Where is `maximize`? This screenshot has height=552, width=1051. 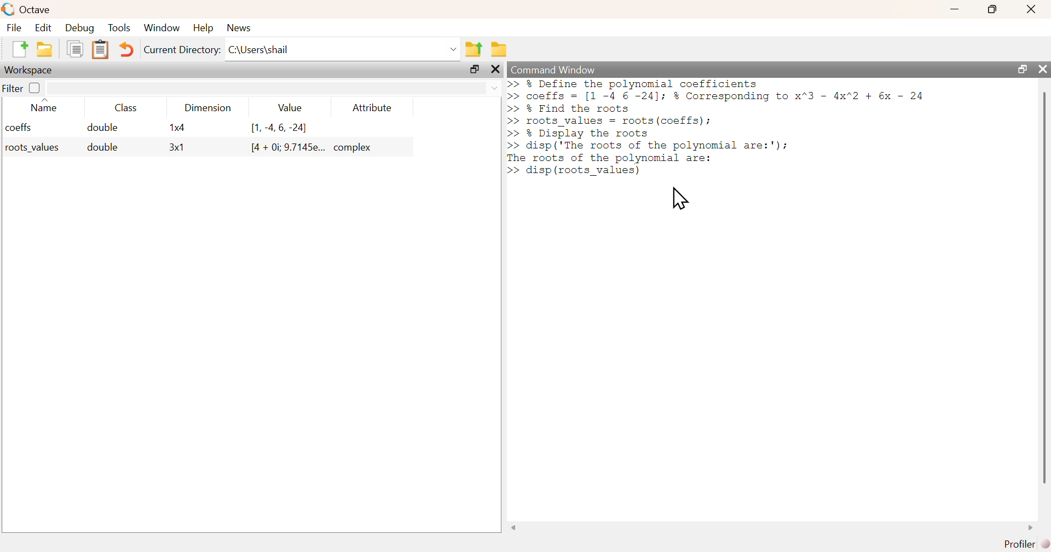
maximize is located at coordinates (474, 70).